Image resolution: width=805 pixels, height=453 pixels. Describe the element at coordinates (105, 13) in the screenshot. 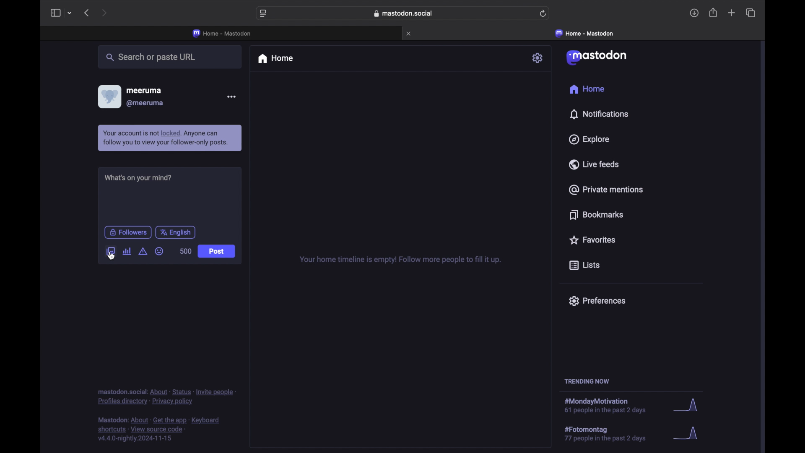

I see `next` at that location.